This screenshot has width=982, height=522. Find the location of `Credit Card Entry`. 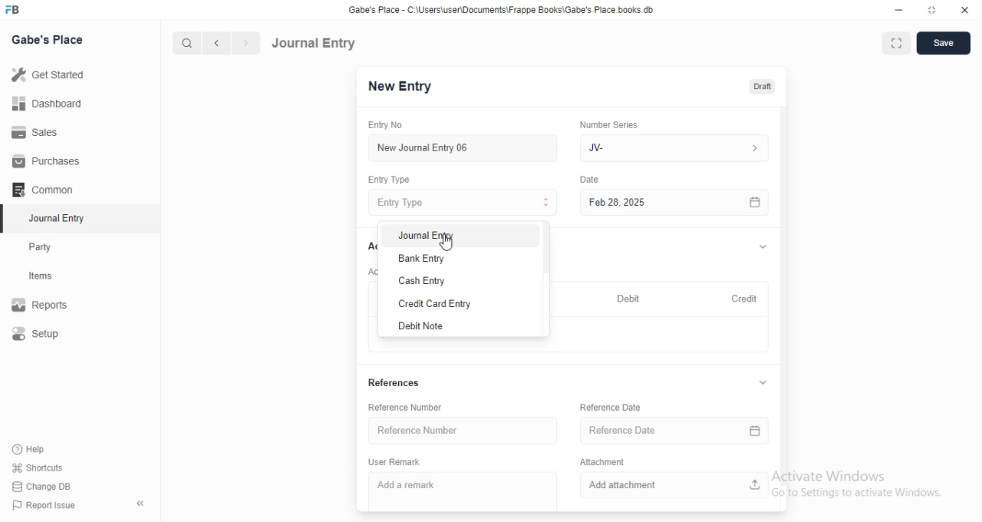

Credit Card Entry is located at coordinates (468, 303).